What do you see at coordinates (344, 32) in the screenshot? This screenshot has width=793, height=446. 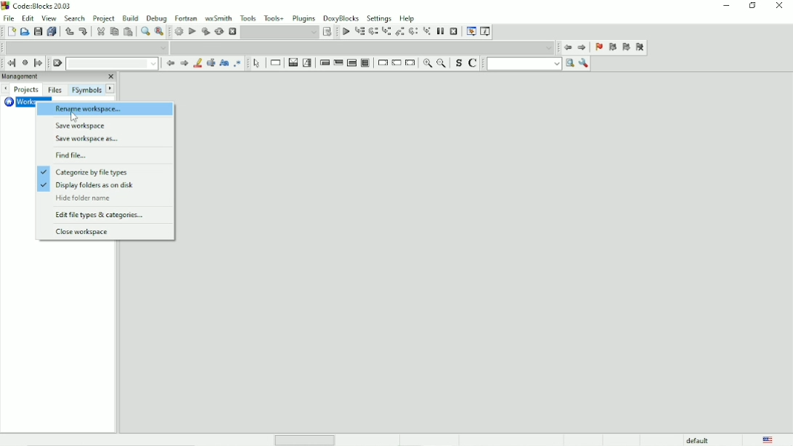 I see `Debug/Continue` at bounding box center [344, 32].